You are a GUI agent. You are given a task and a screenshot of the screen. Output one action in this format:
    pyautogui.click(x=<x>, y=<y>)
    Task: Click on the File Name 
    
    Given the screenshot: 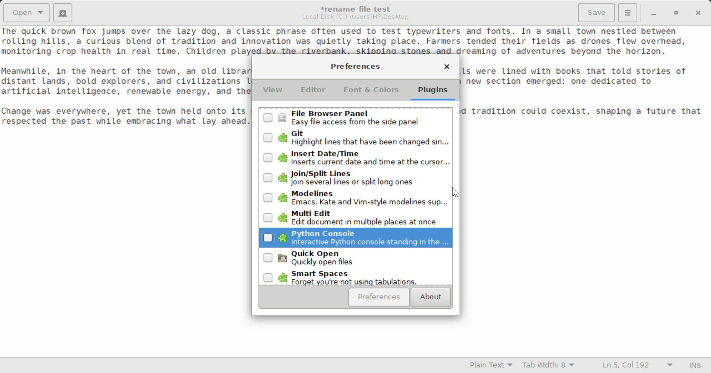 What is the action you would take?
    pyautogui.click(x=358, y=8)
    